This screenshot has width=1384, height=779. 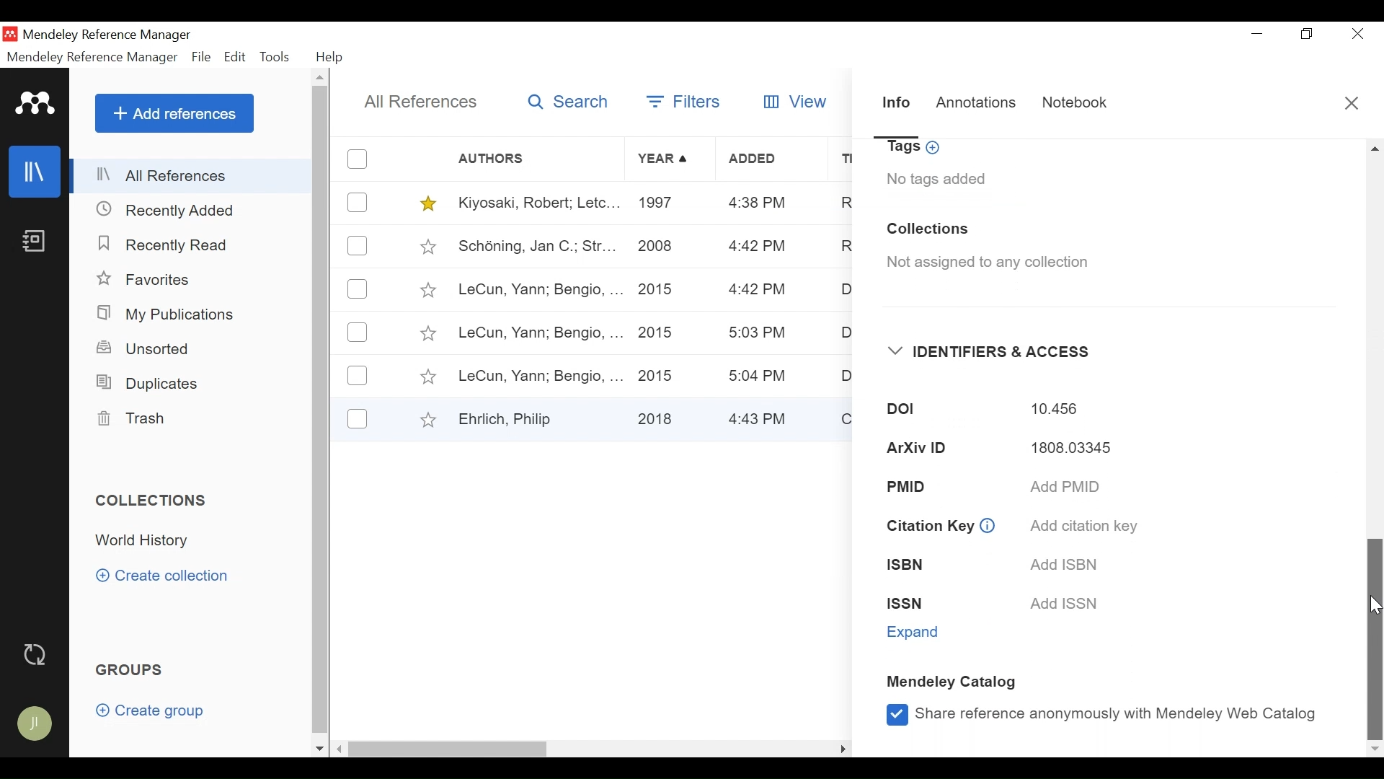 I want to click on Add PMID, so click(x=1066, y=488).